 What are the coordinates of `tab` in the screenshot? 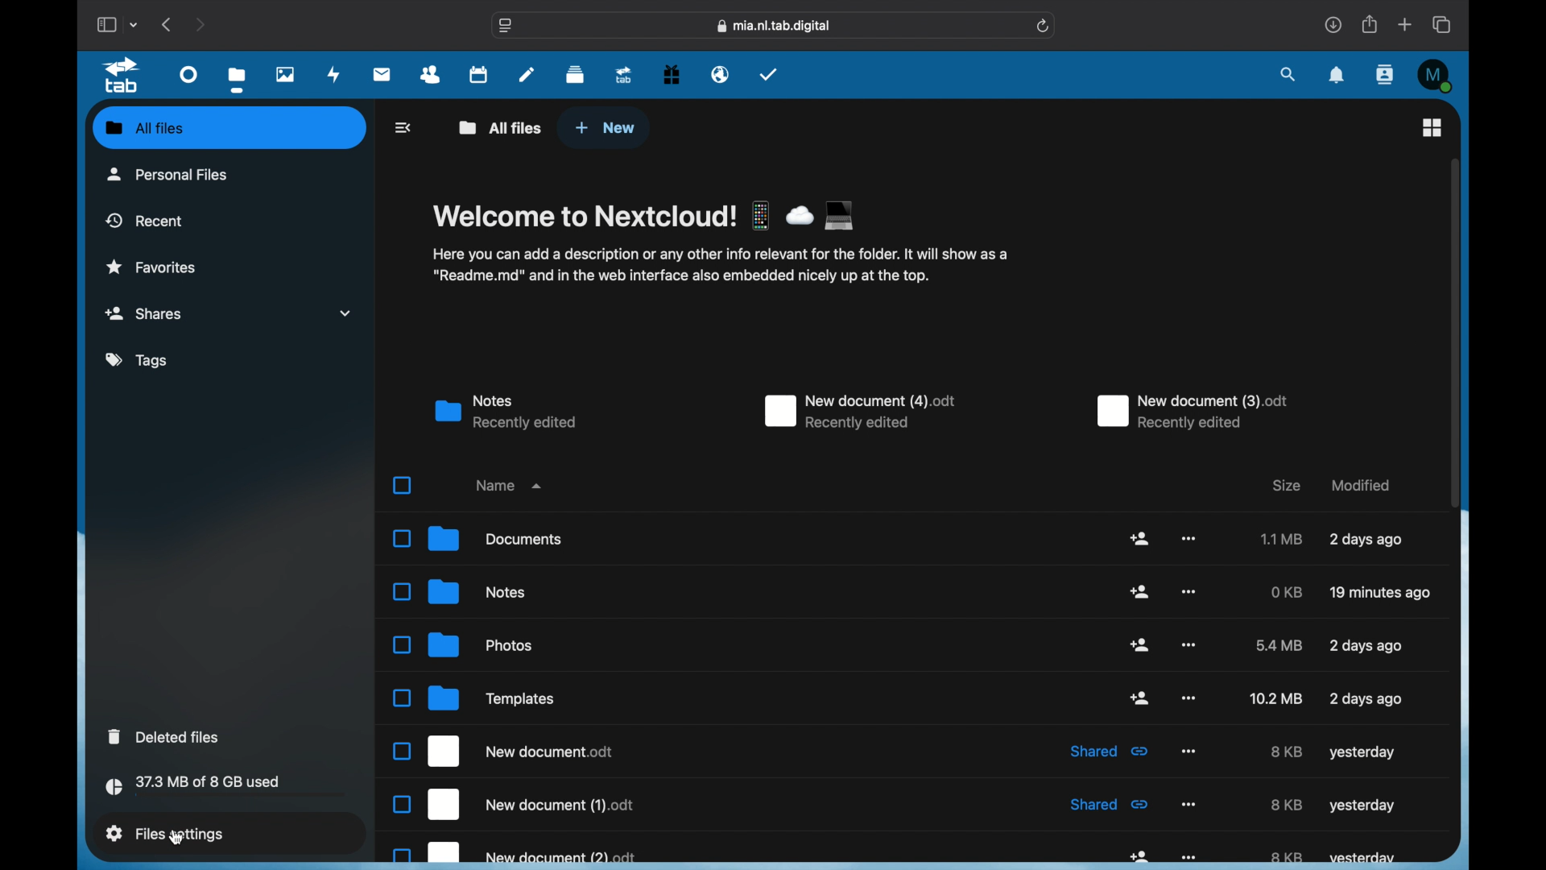 It's located at (124, 76).